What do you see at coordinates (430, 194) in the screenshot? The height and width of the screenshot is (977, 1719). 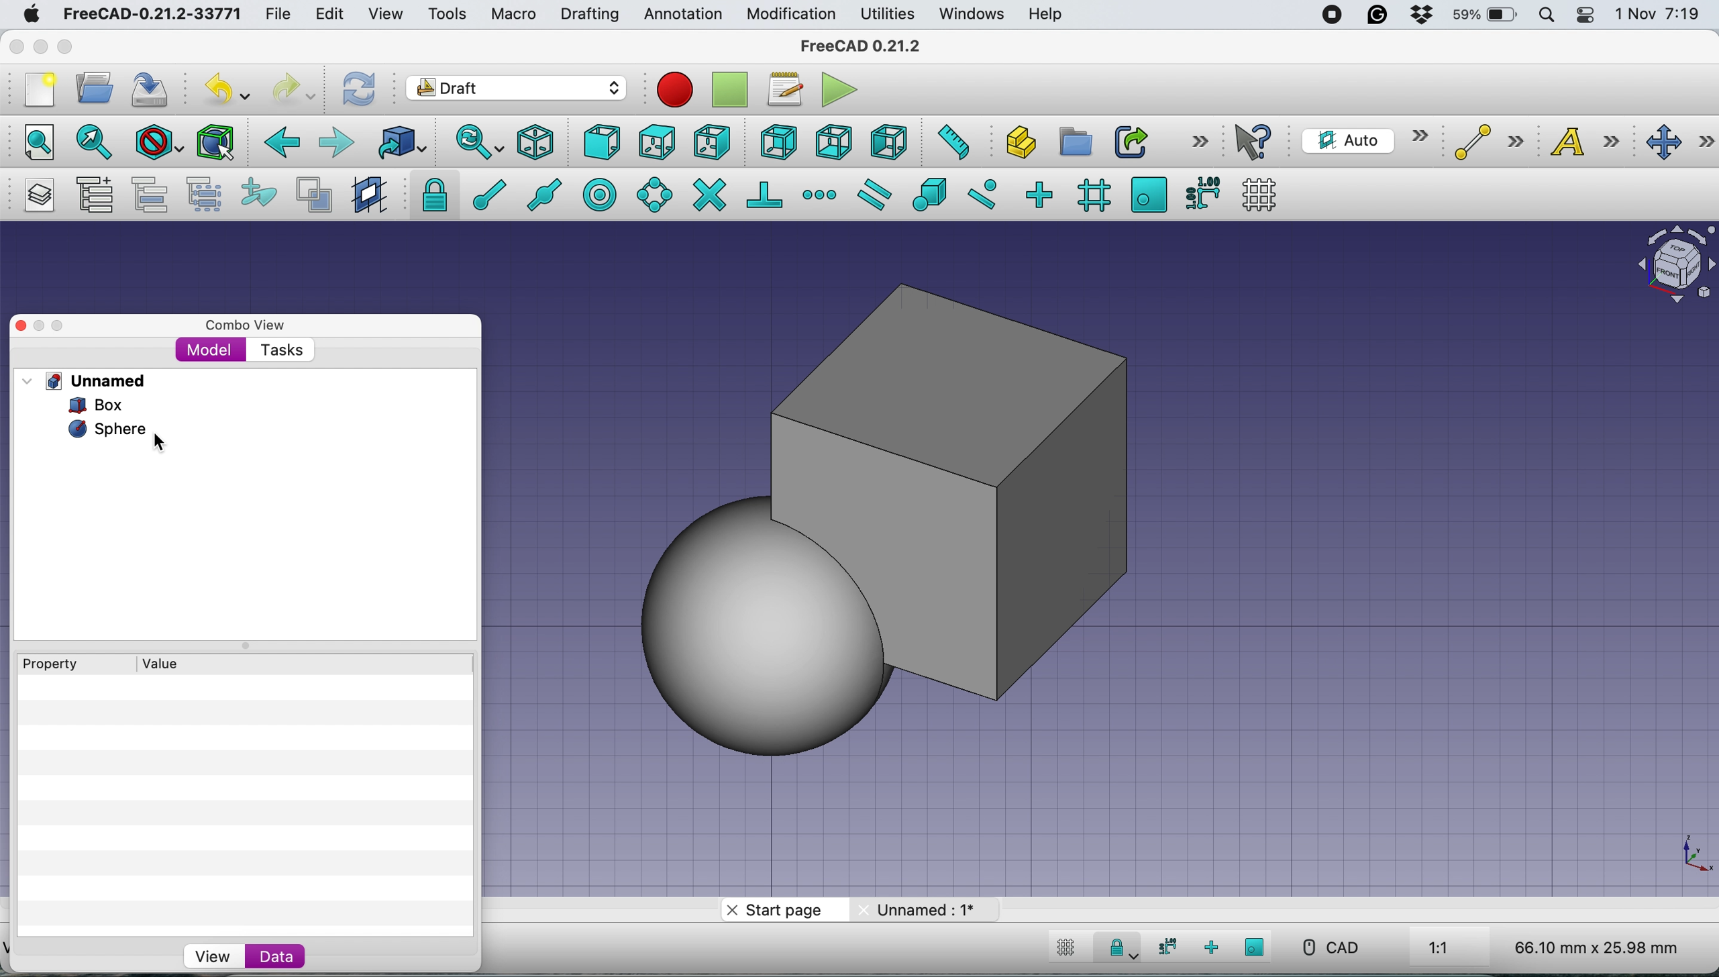 I see `snap lock` at bounding box center [430, 194].